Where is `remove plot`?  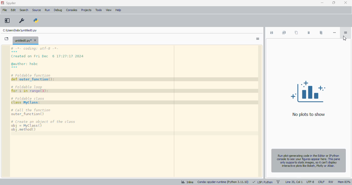
remove plot is located at coordinates (308, 33).